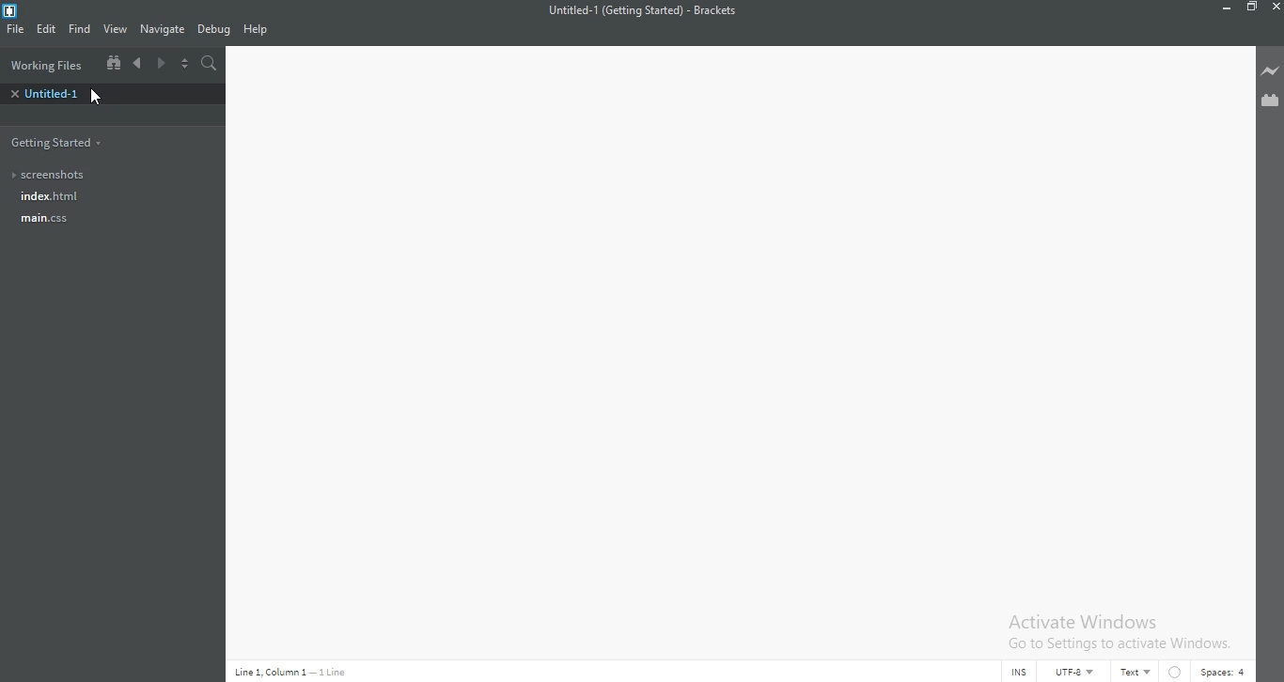  What do you see at coordinates (117, 30) in the screenshot?
I see `View` at bounding box center [117, 30].